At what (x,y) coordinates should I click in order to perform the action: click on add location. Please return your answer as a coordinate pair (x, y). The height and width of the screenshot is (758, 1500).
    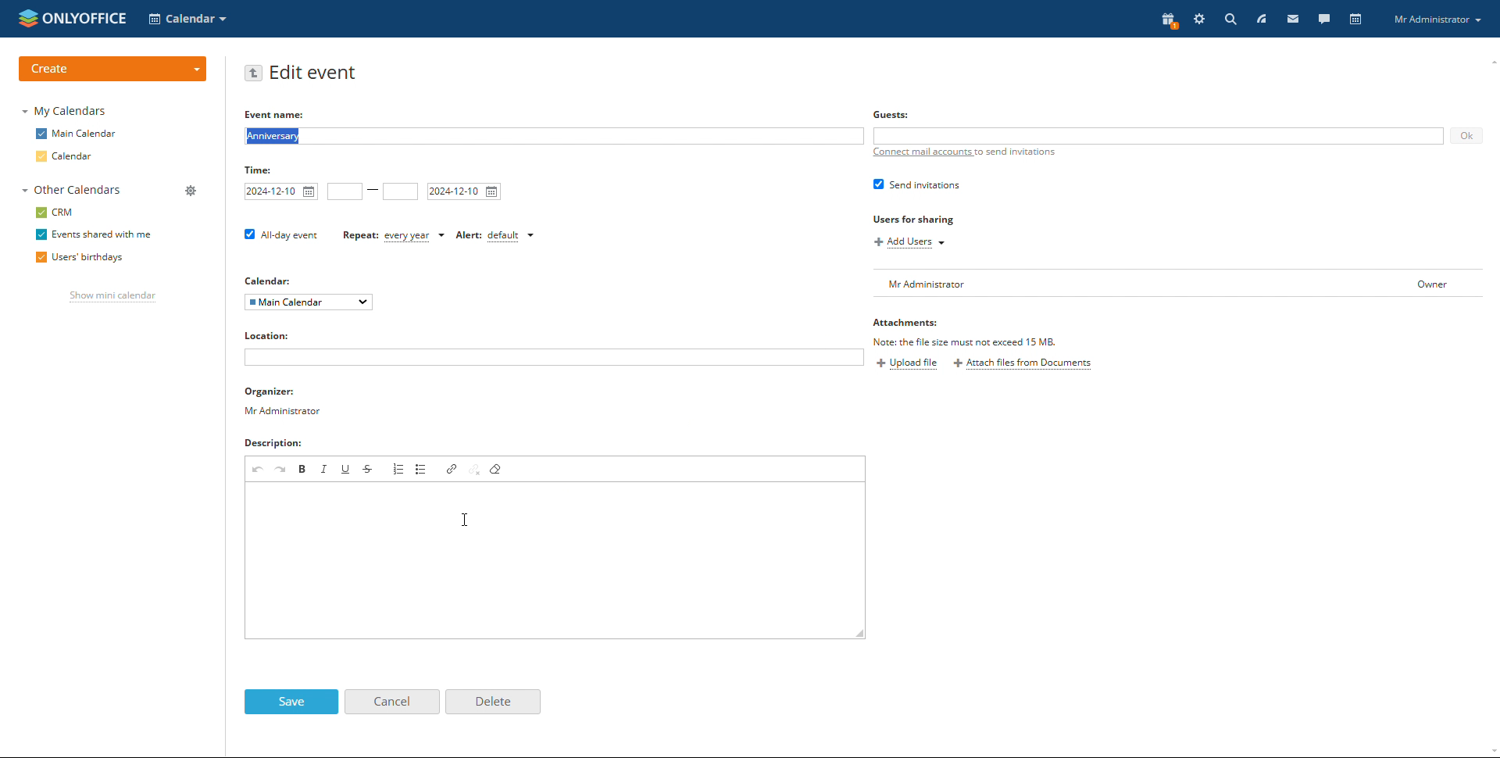
    Looking at the image, I should click on (553, 357).